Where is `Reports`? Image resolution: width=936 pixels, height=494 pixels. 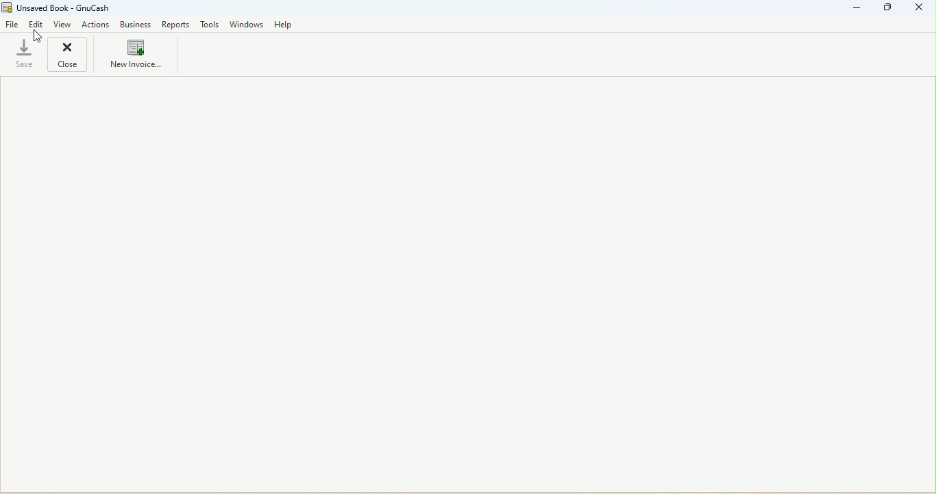 Reports is located at coordinates (175, 25).